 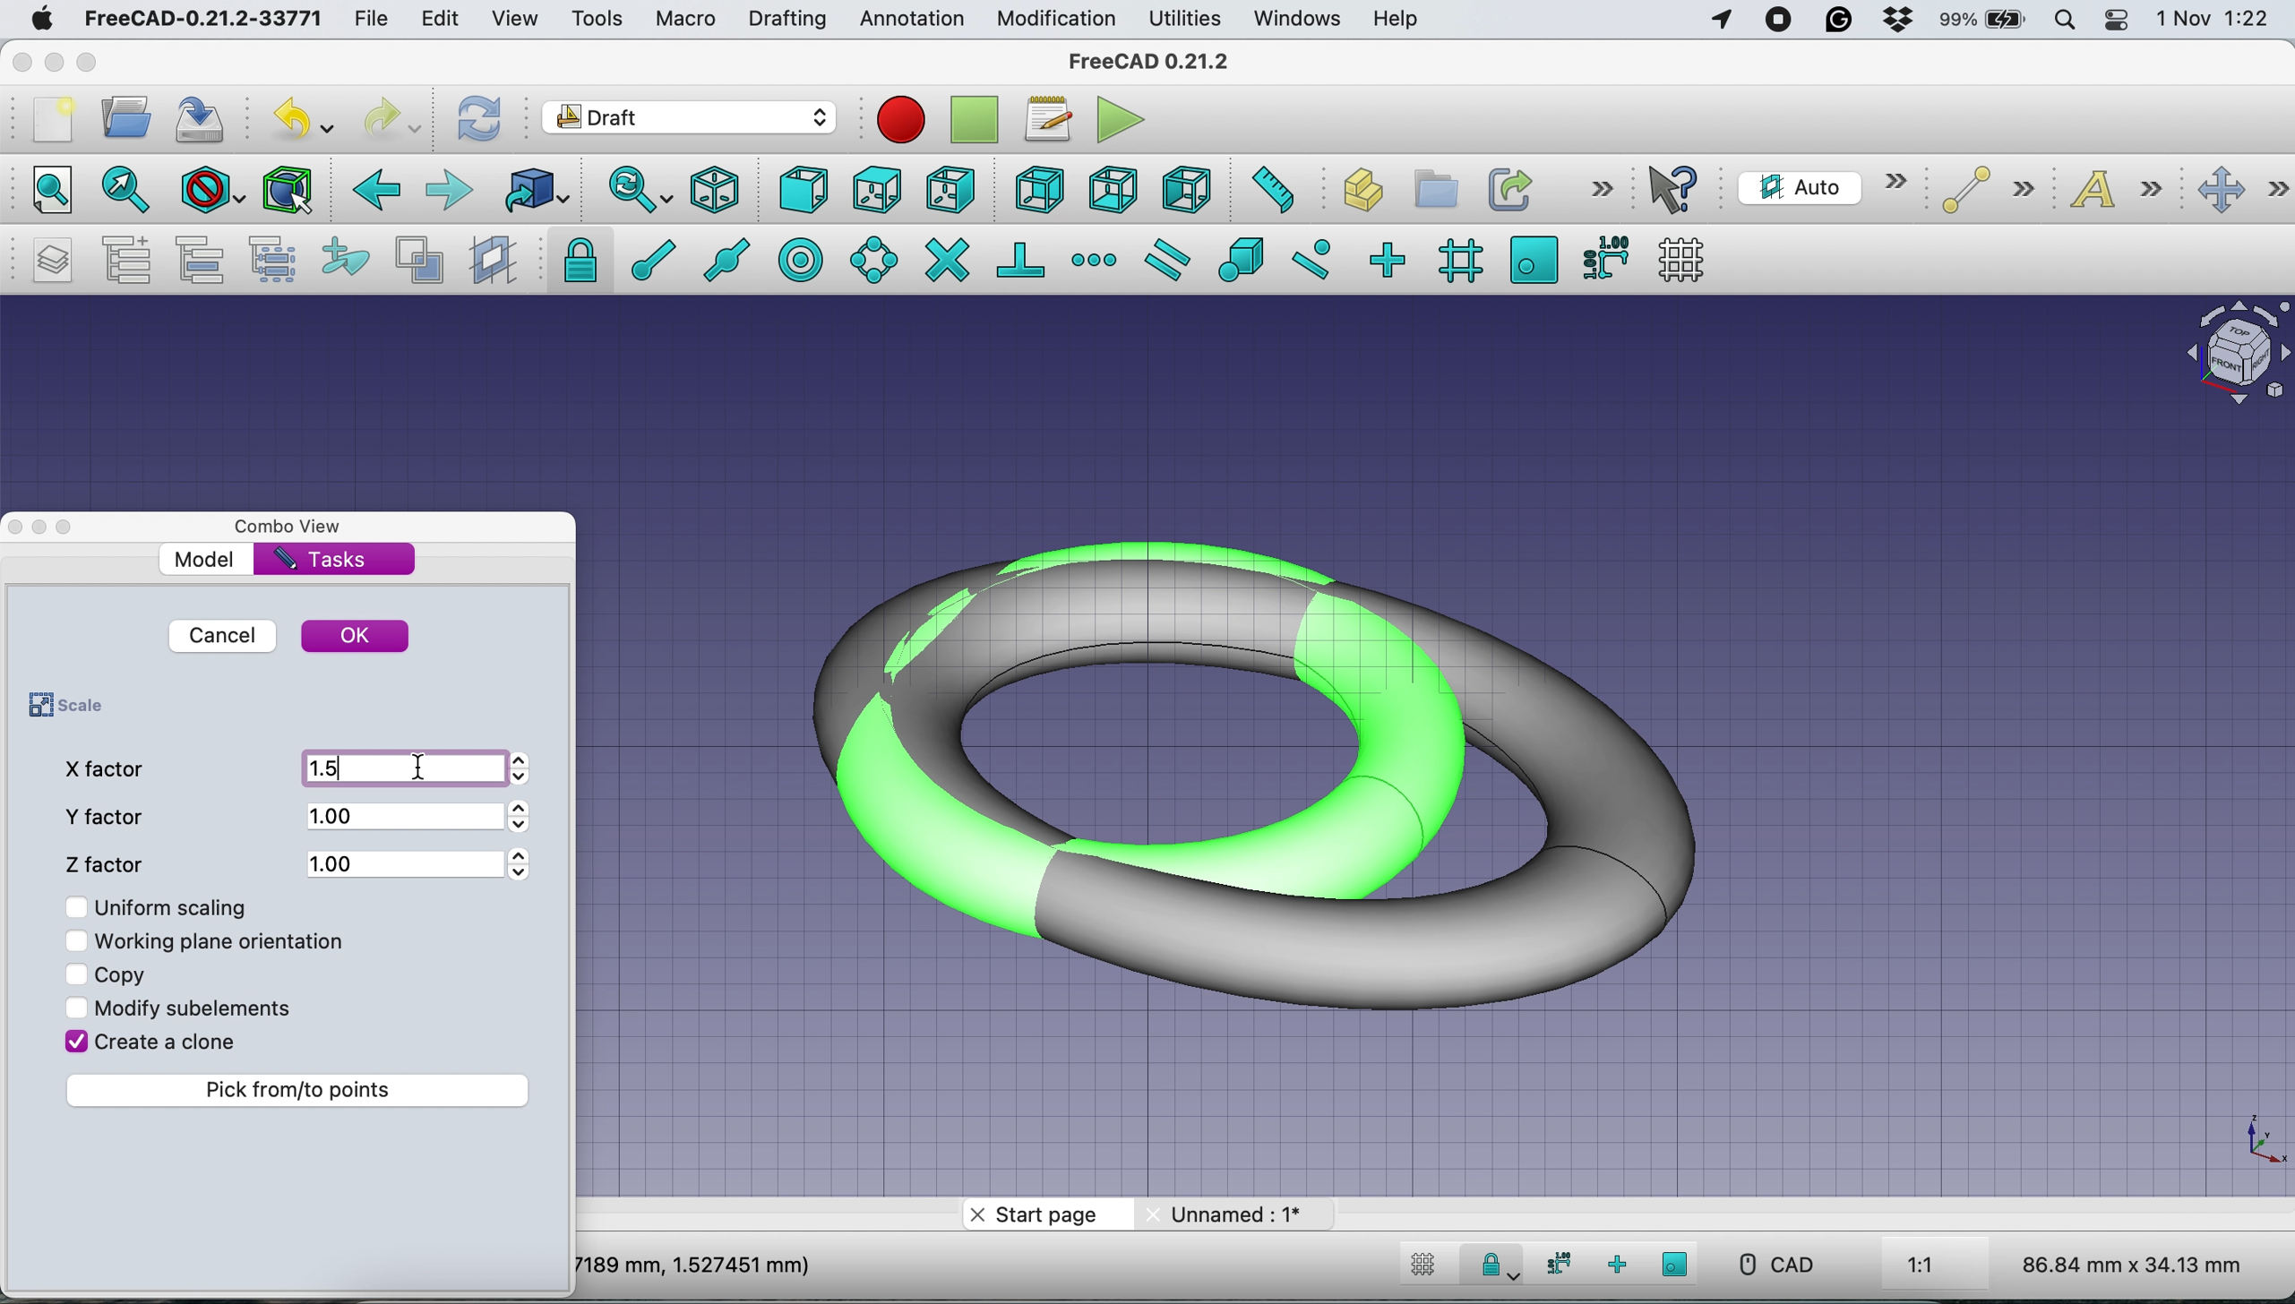 What do you see at coordinates (14, 528) in the screenshot?
I see `close dock view` at bounding box center [14, 528].